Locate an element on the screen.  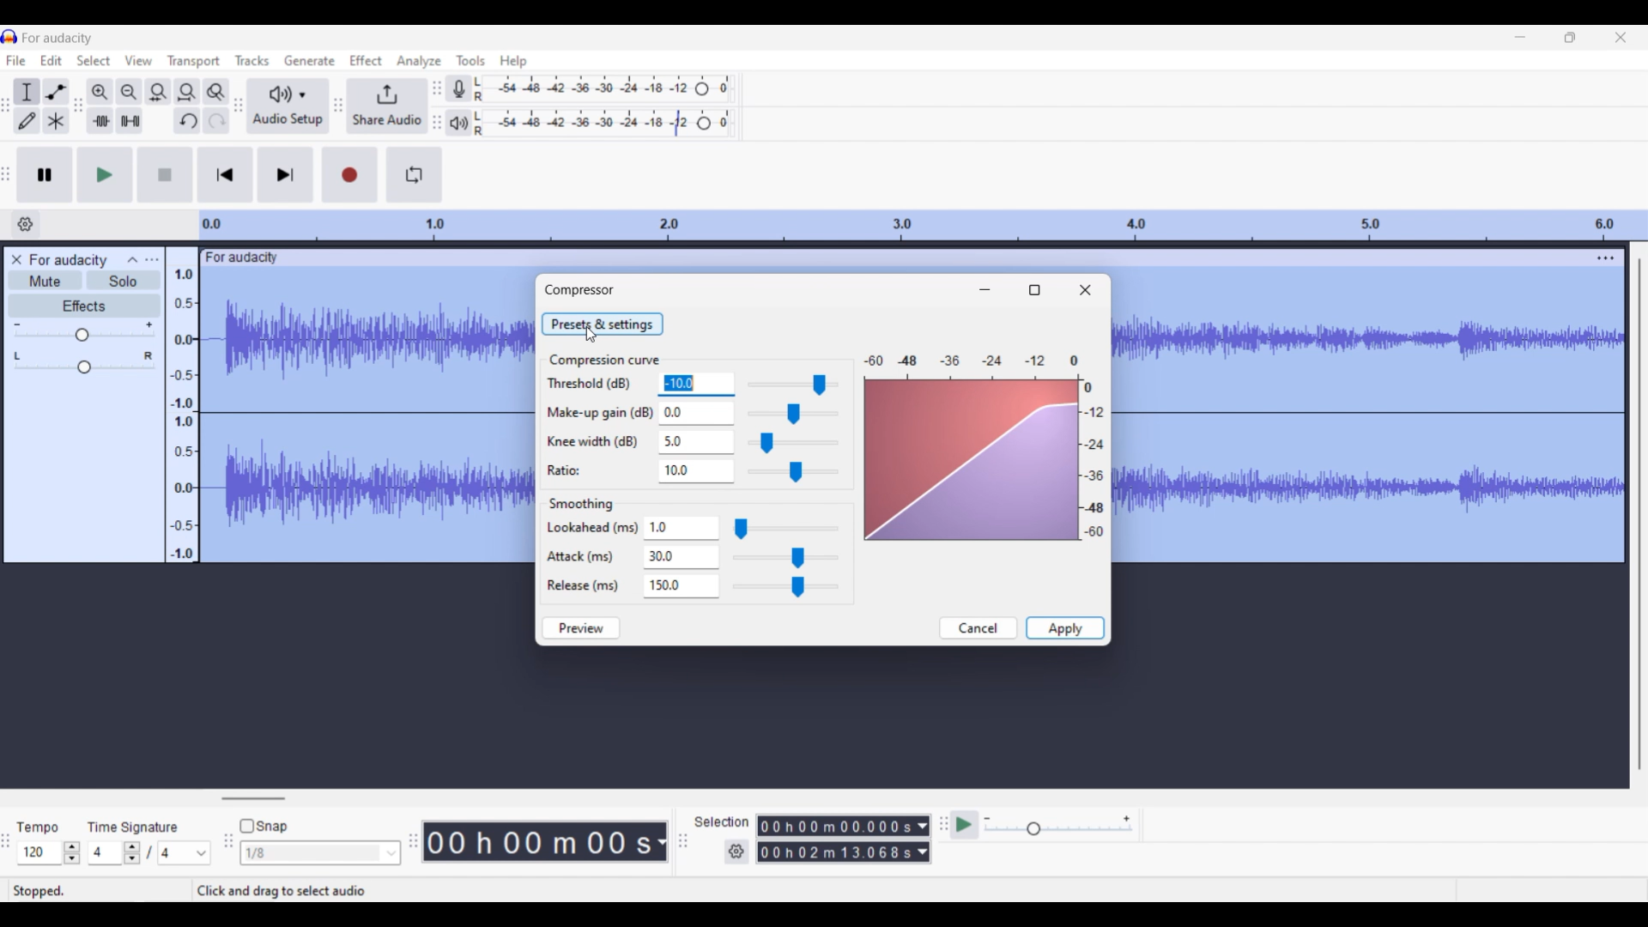
Settings is located at coordinates (736, 851).